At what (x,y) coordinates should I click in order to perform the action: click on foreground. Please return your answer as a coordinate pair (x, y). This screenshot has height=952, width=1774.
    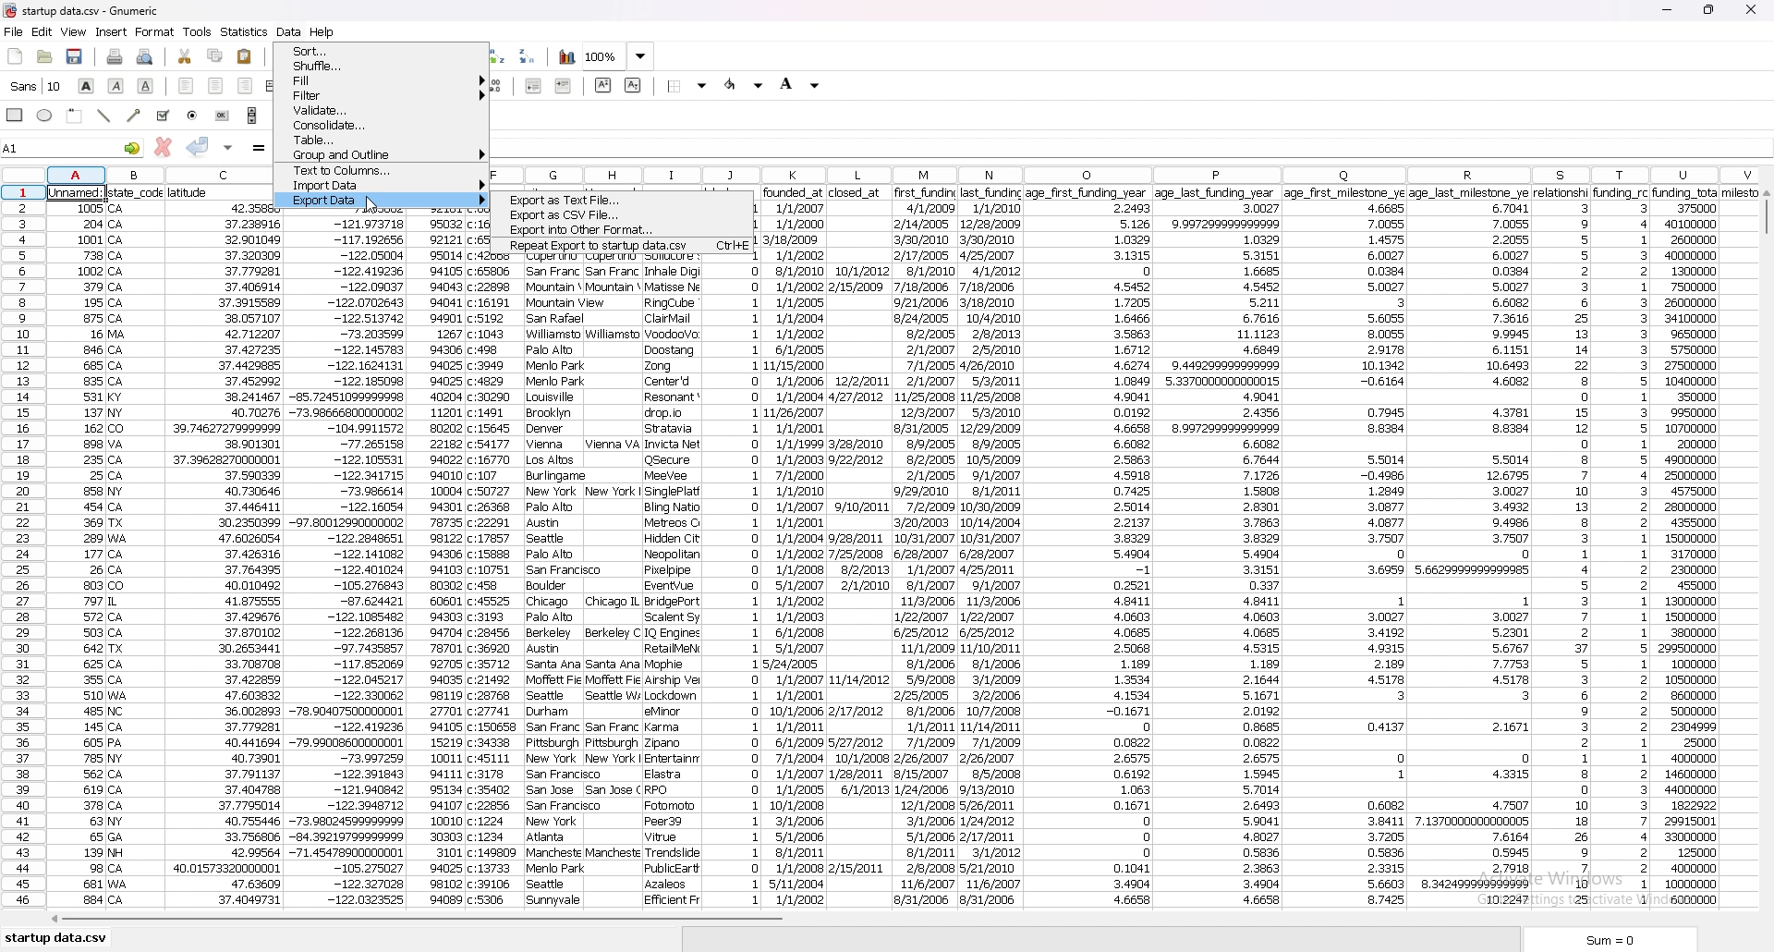
    Looking at the image, I should click on (745, 85).